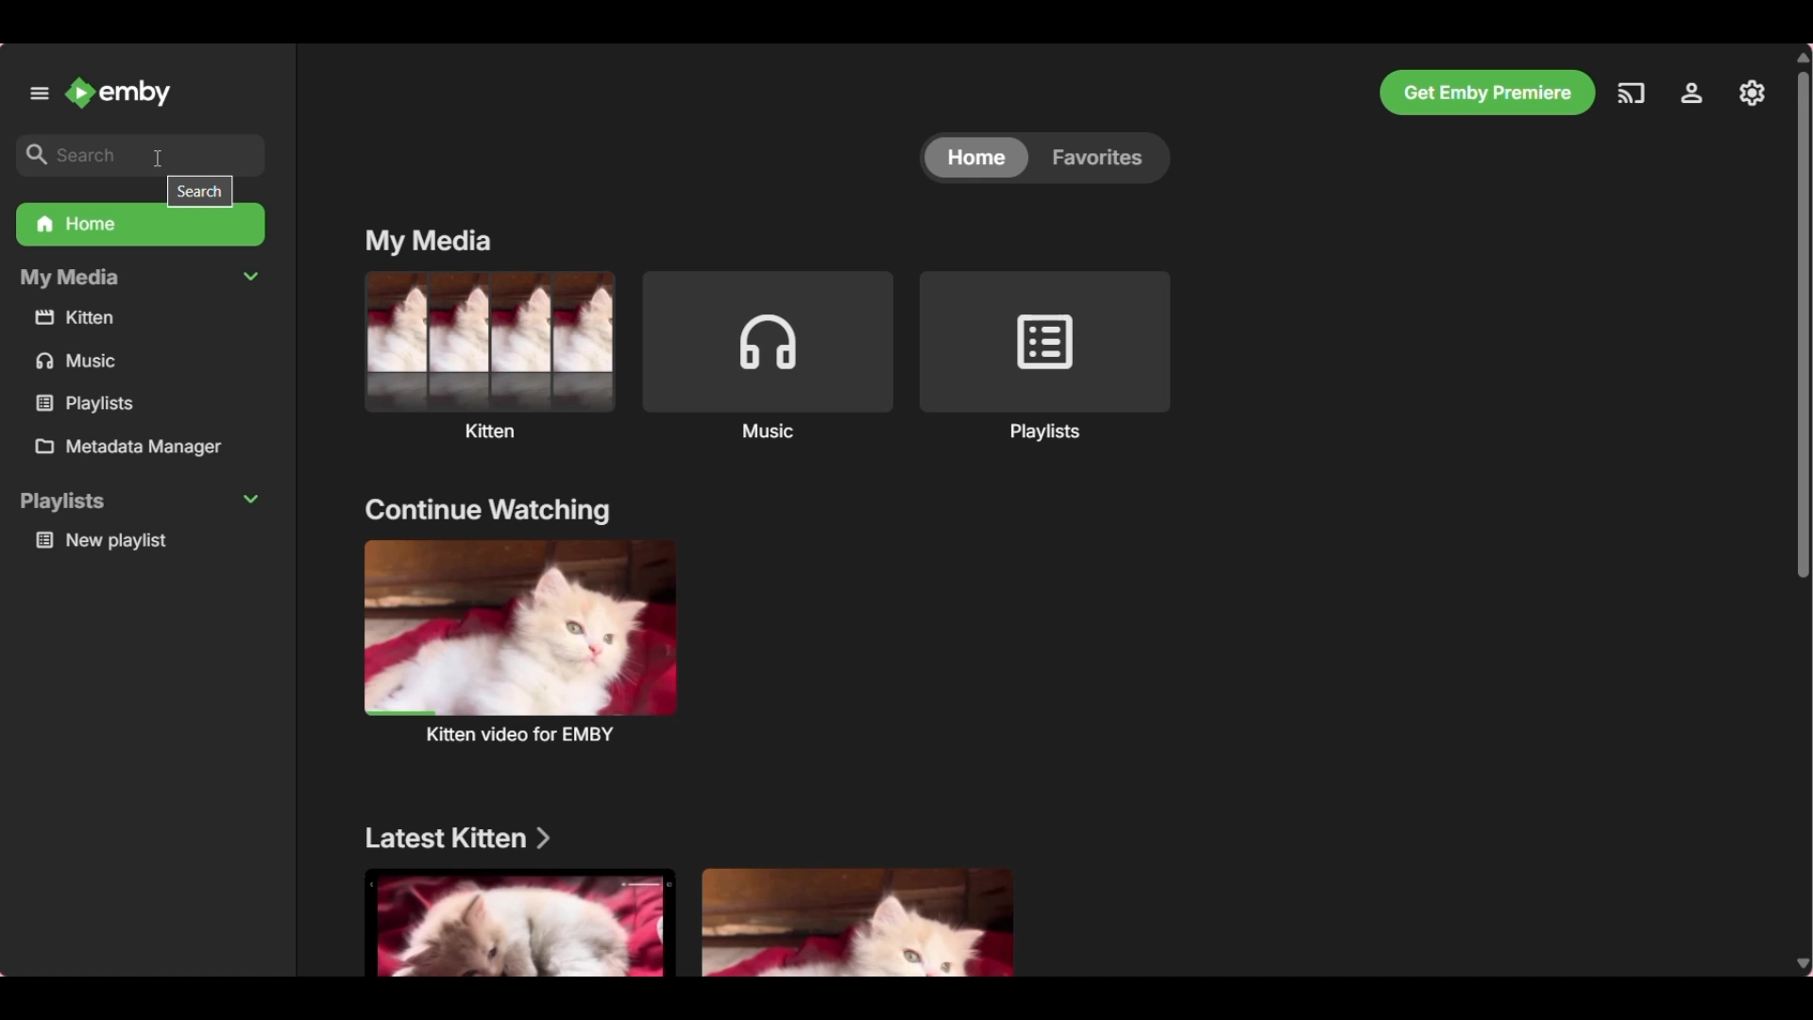  Describe the element at coordinates (1803, 512) in the screenshot. I see `Vertical slide bar` at that location.